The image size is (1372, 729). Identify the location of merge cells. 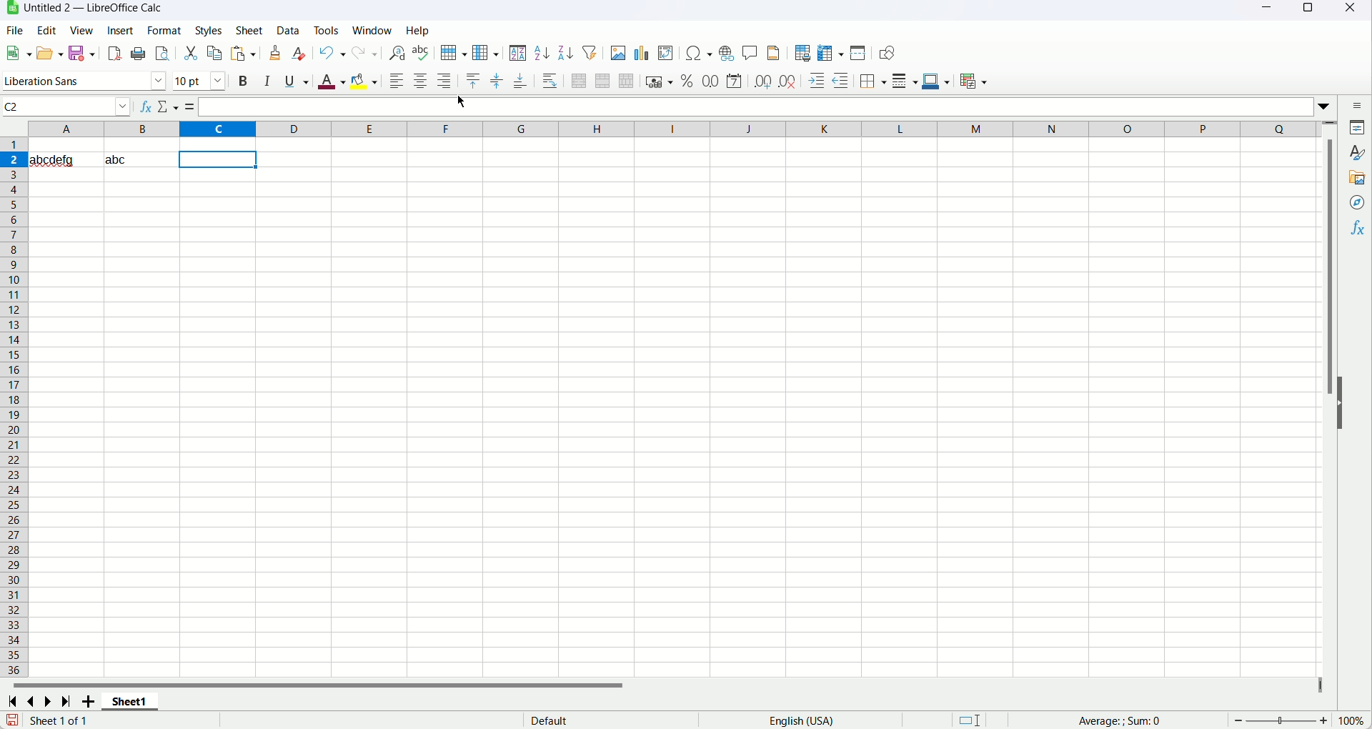
(602, 82).